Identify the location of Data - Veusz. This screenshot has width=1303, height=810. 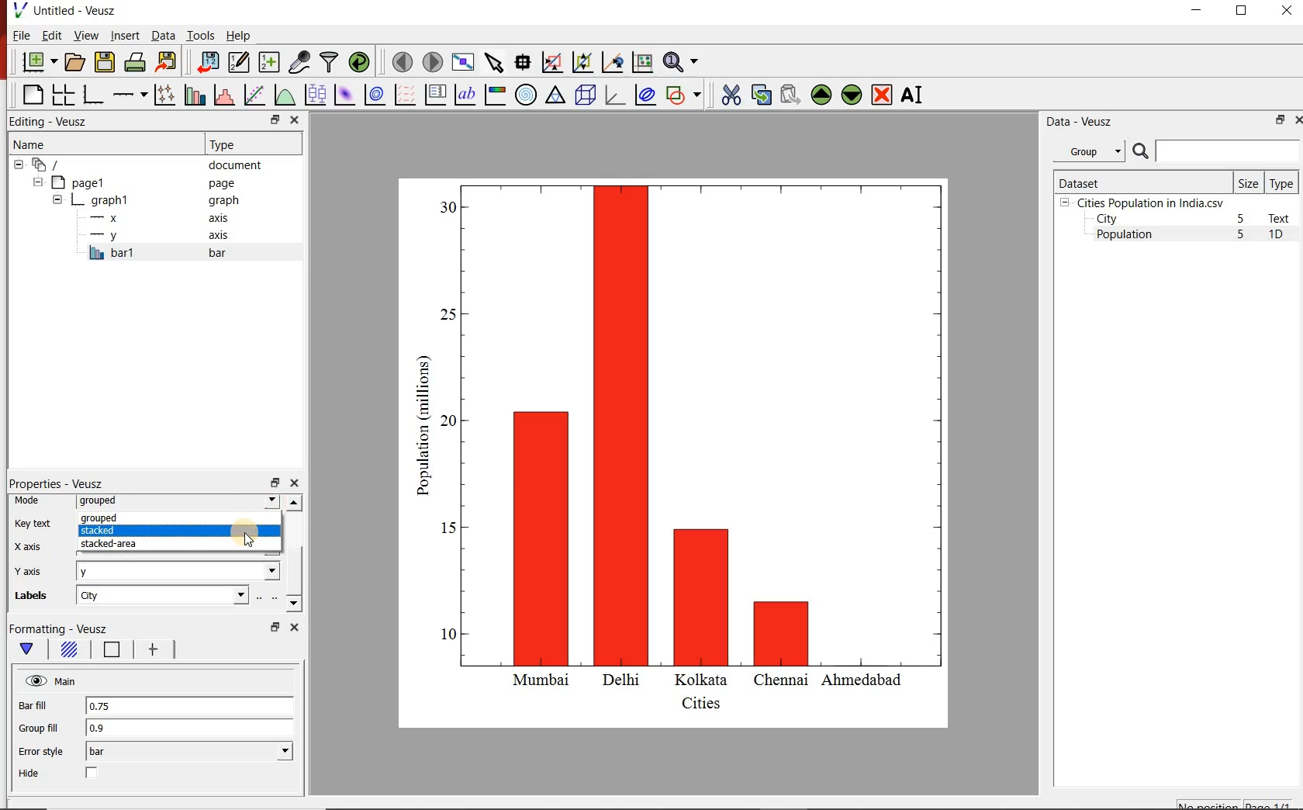
(1077, 121).